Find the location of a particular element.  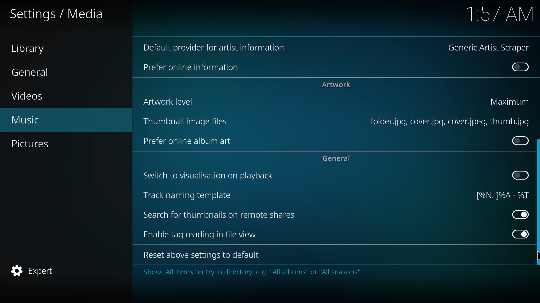

reset to default is located at coordinates (199, 256).